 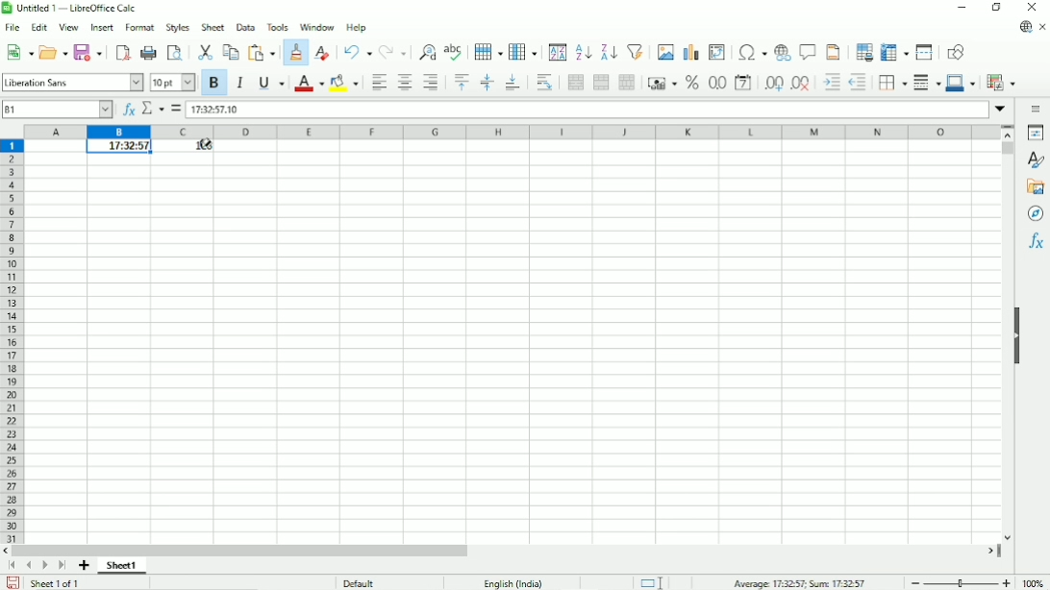 What do you see at coordinates (78, 8) in the screenshot?
I see `Untitled 1 — LibreOffice Calc` at bounding box center [78, 8].